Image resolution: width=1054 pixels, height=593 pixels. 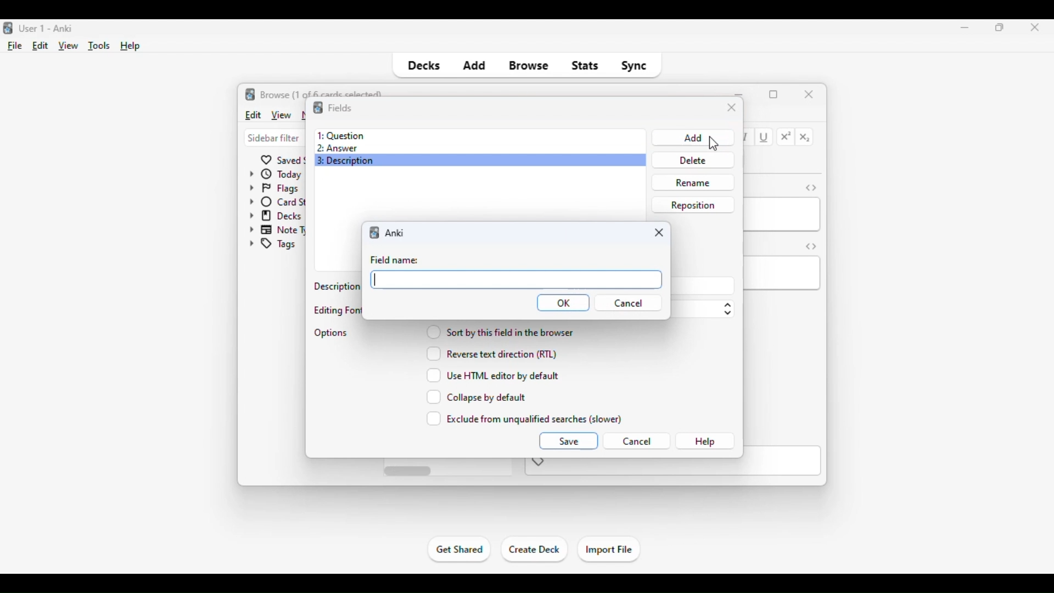 What do you see at coordinates (15, 46) in the screenshot?
I see `file` at bounding box center [15, 46].